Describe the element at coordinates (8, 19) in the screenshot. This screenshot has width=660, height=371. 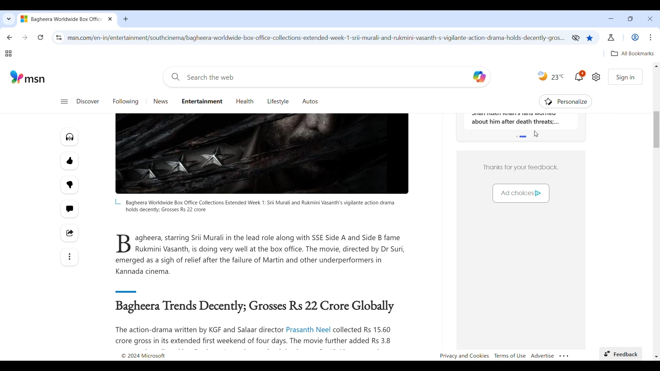
I see `Search tabs` at that location.